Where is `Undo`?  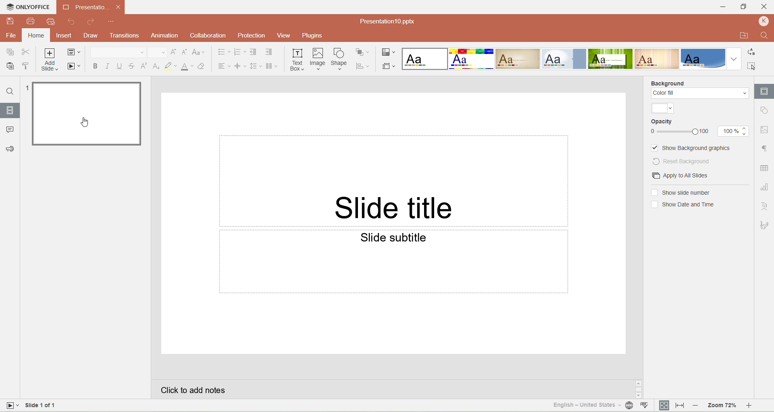
Undo is located at coordinates (73, 22).